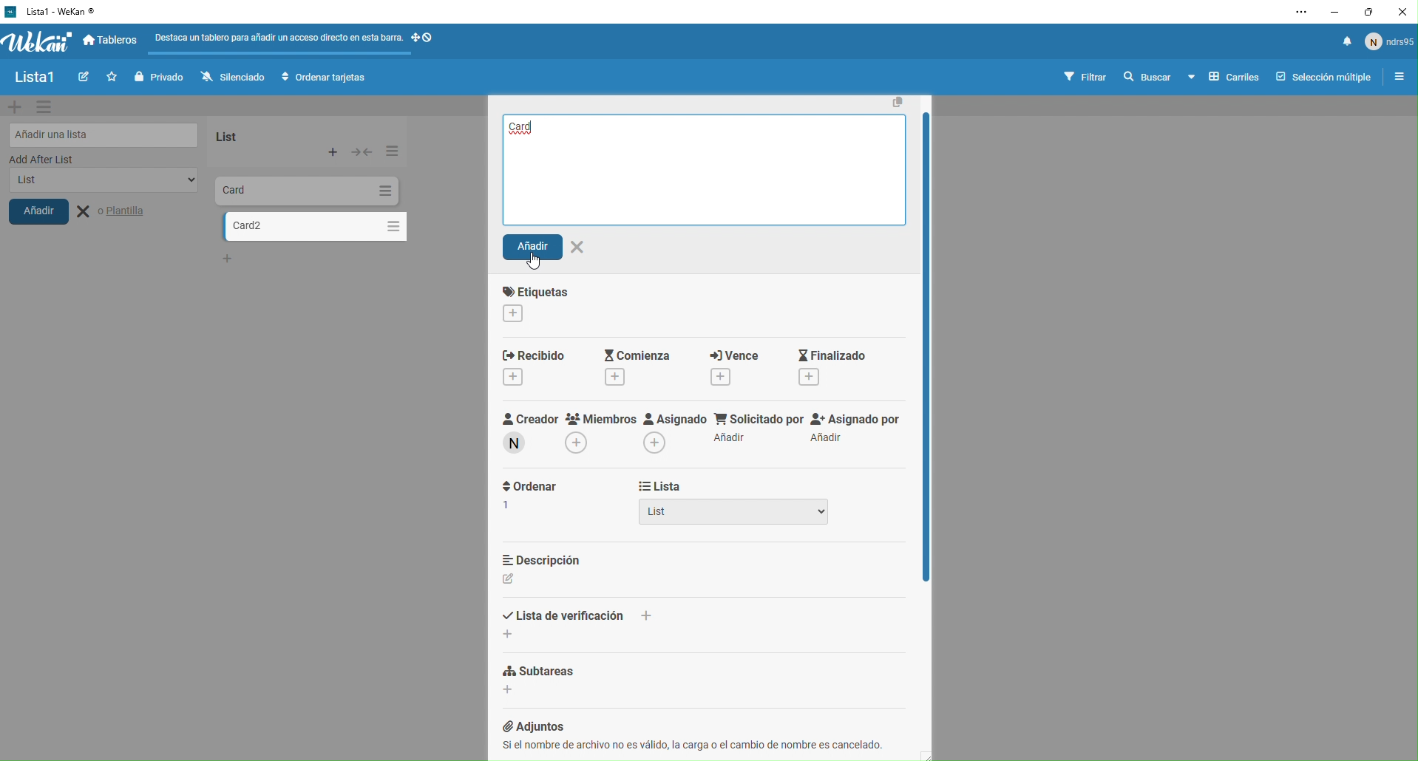 Image resolution: width=1418 pixels, height=761 pixels. Describe the element at coordinates (523, 424) in the screenshot. I see `Creador` at that location.